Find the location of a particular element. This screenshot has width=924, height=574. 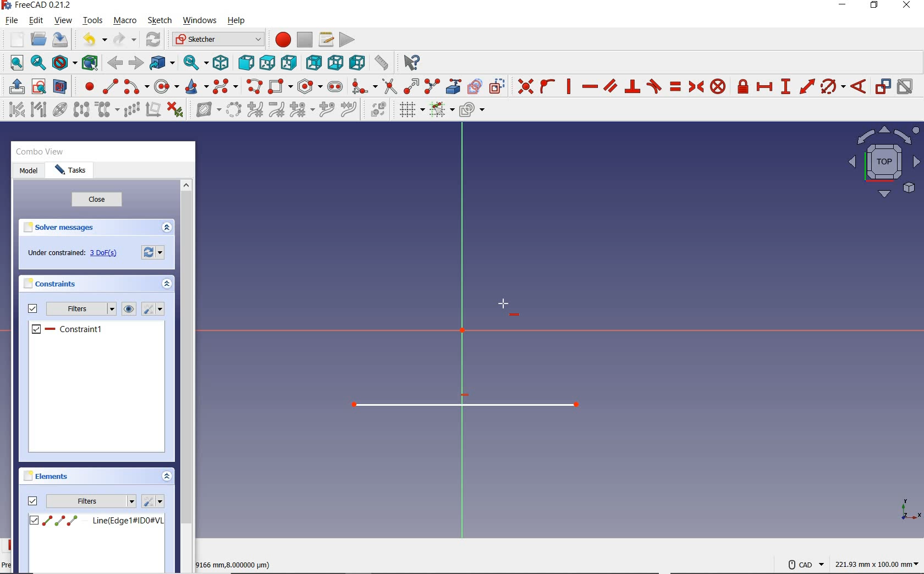

VIEW is located at coordinates (63, 21).